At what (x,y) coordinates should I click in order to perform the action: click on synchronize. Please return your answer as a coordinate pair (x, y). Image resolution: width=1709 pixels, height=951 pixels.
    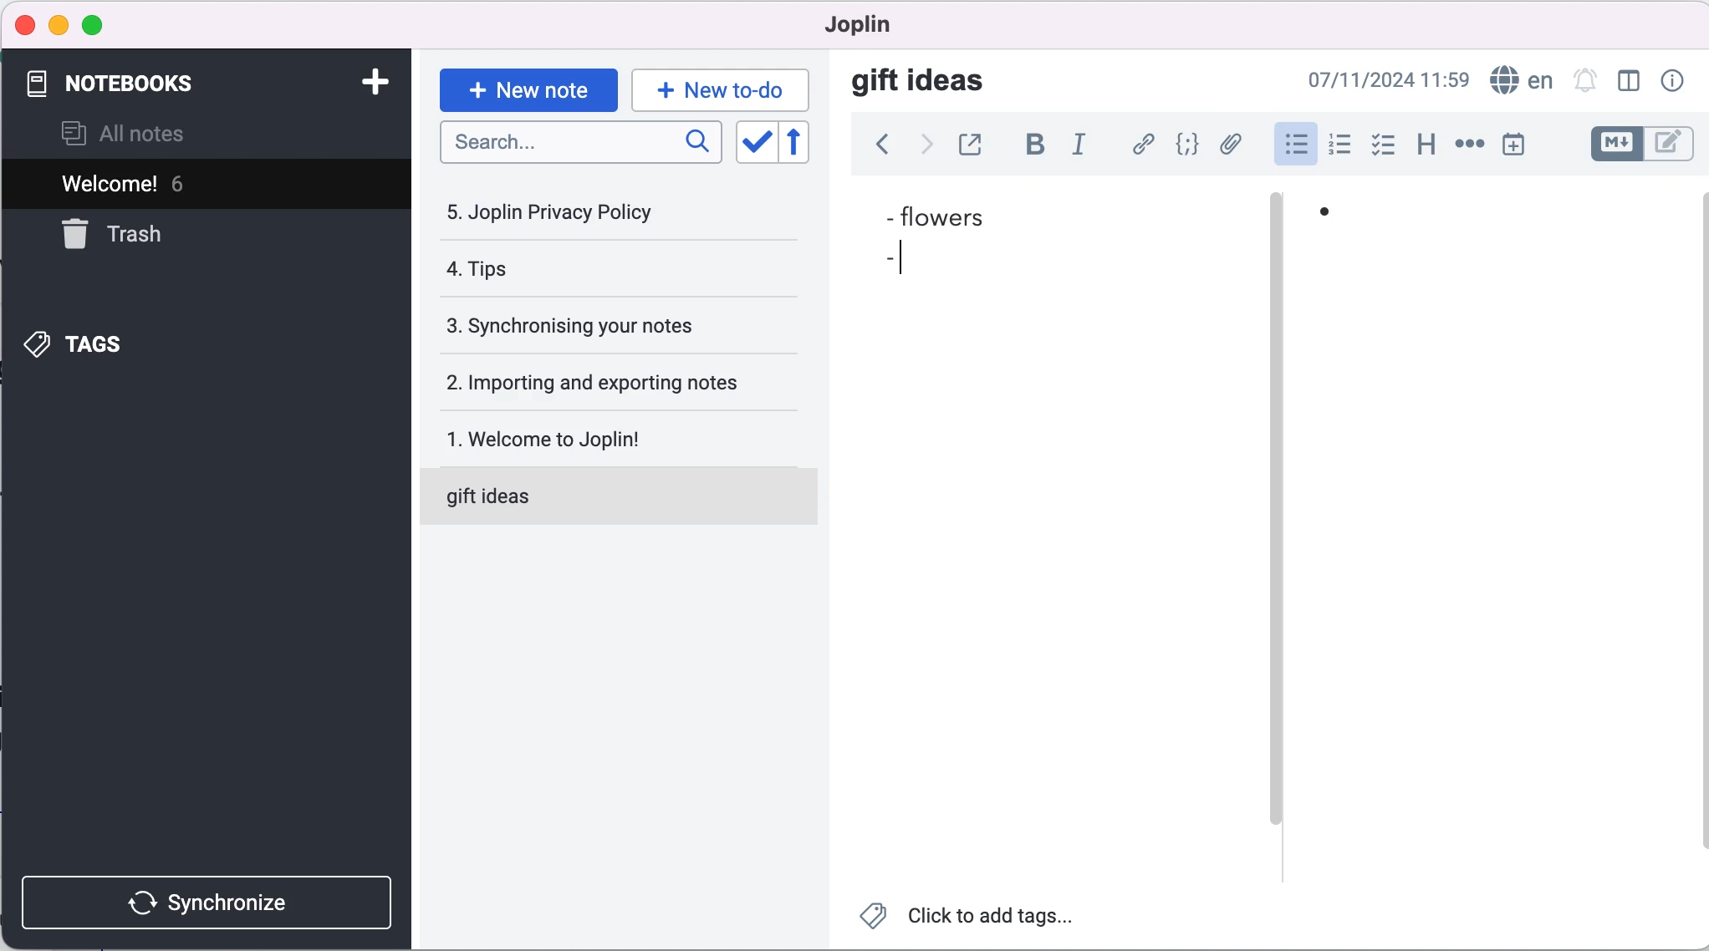
    Looking at the image, I should click on (205, 899).